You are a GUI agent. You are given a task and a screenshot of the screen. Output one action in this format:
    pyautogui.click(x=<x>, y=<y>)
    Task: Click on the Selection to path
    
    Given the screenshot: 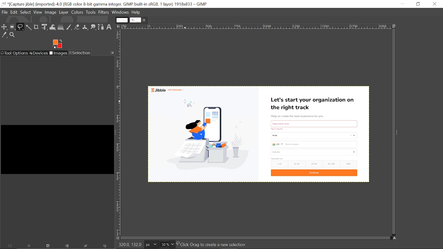 What is the action you would take?
    pyautogui.click(x=87, y=247)
    